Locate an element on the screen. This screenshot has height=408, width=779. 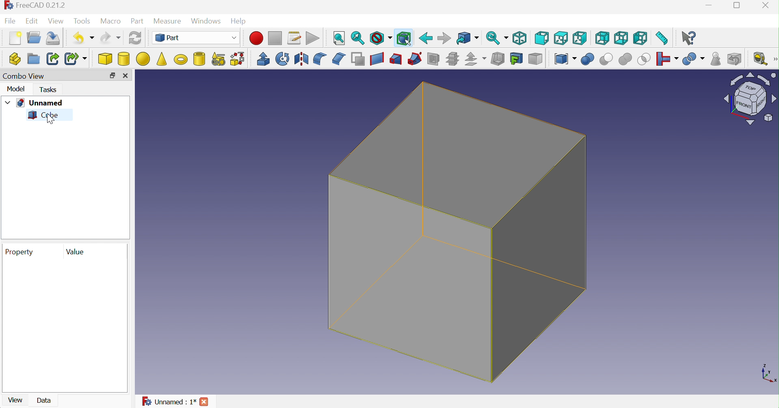
Right is located at coordinates (580, 38).